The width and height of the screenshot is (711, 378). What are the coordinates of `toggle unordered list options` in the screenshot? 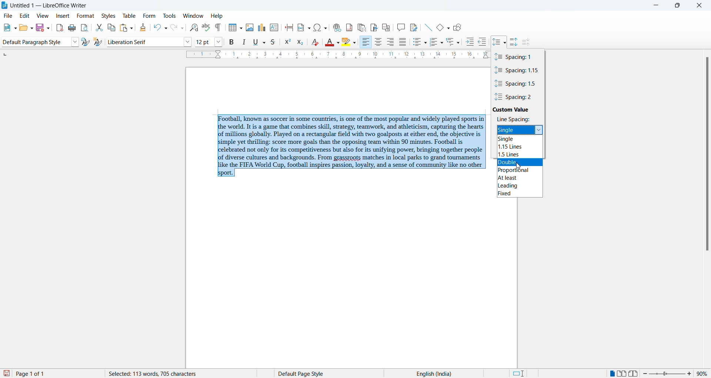 It's located at (425, 43).